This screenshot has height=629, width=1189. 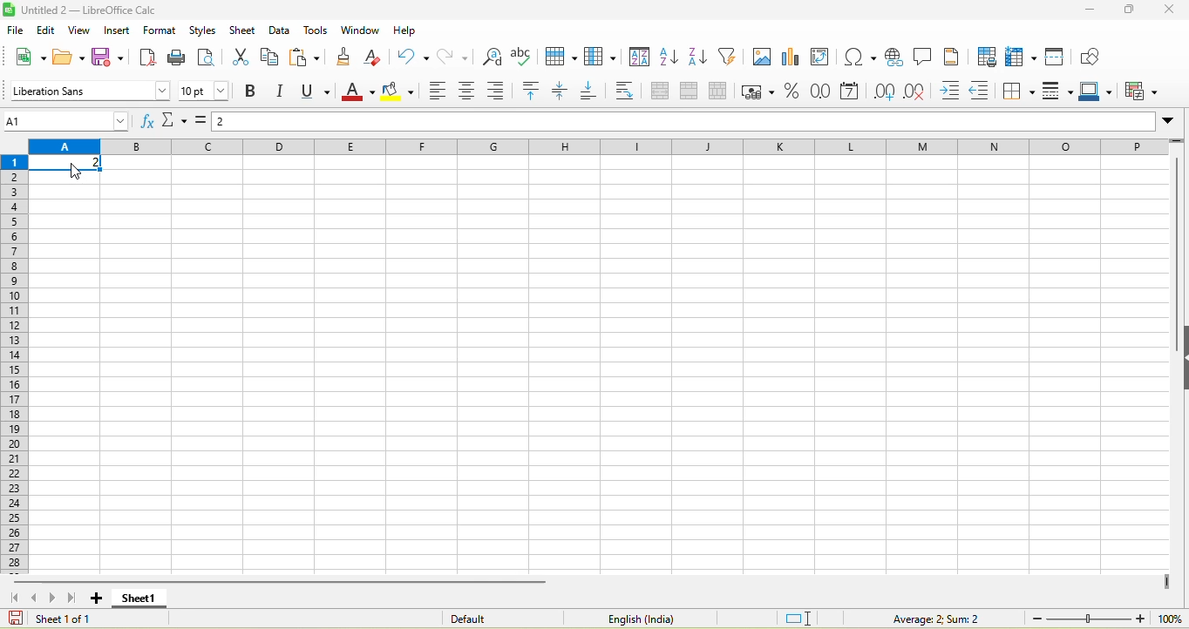 I want to click on italics, so click(x=282, y=92).